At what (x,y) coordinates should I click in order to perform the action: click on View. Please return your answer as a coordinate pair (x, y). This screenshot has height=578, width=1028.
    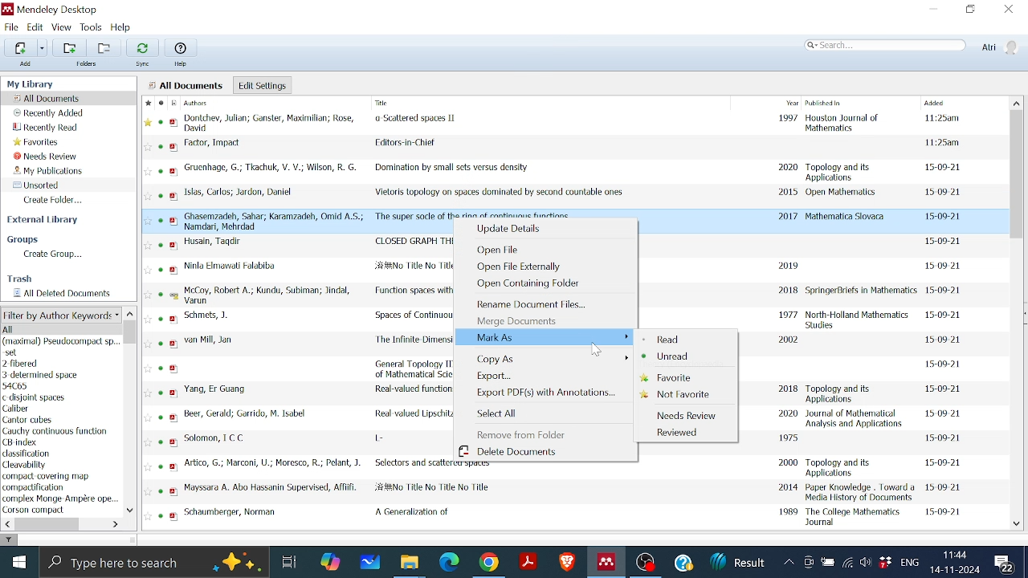
    Looking at the image, I should click on (61, 27).